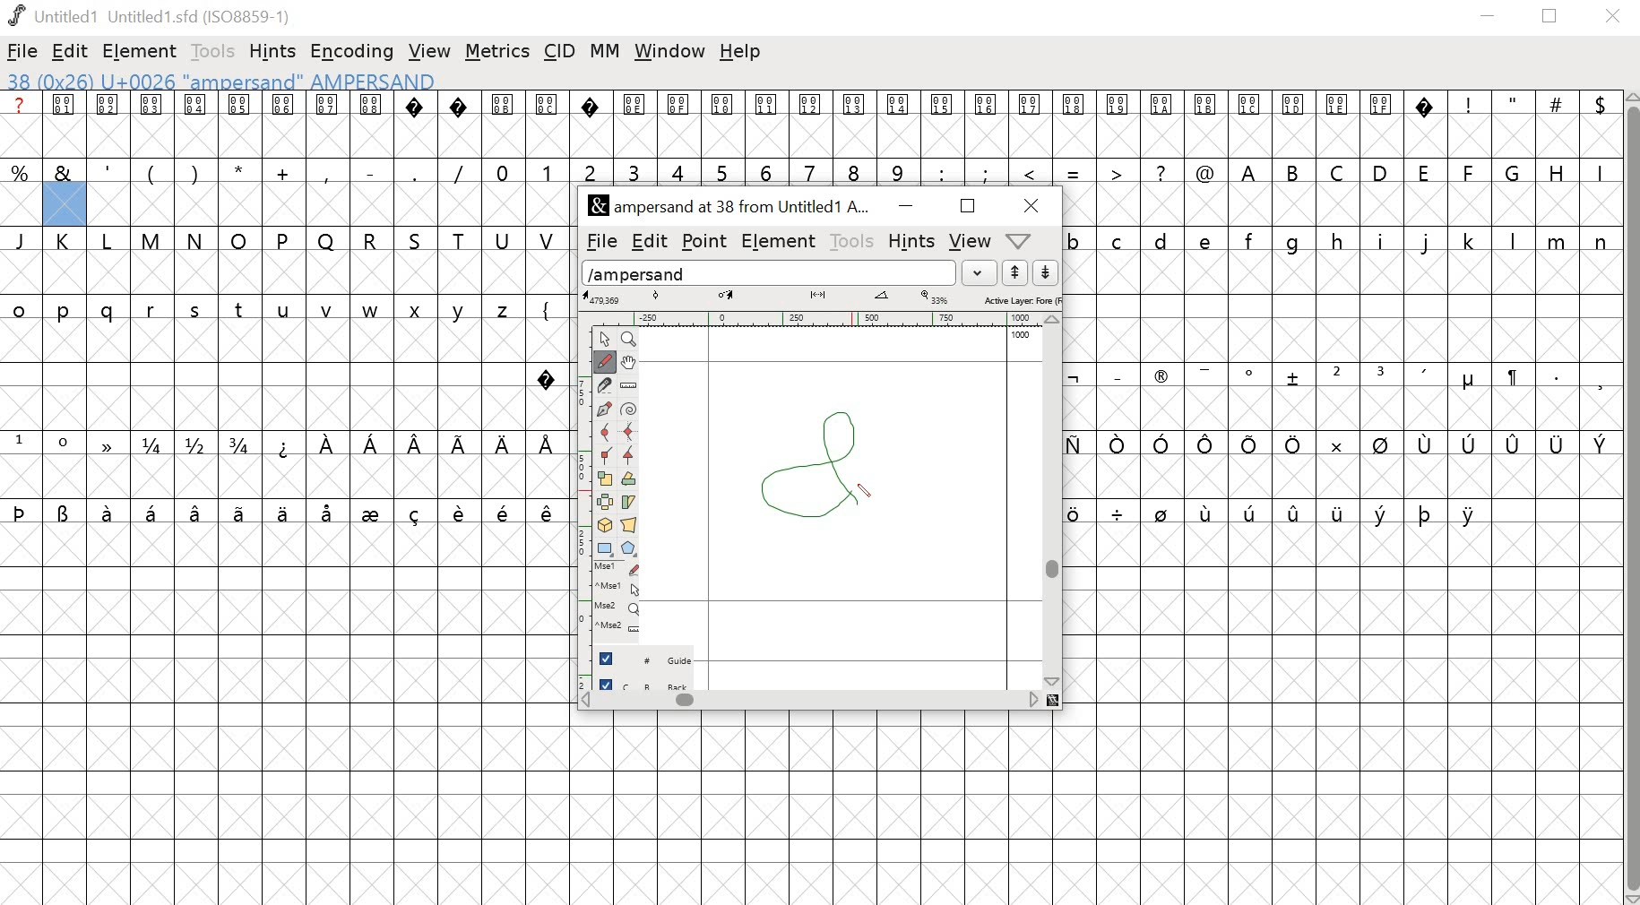 Image resolution: width=1640 pixels, height=905 pixels. What do you see at coordinates (240, 310) in the screenshot?
I see `t` at bounding box center [240, 310].